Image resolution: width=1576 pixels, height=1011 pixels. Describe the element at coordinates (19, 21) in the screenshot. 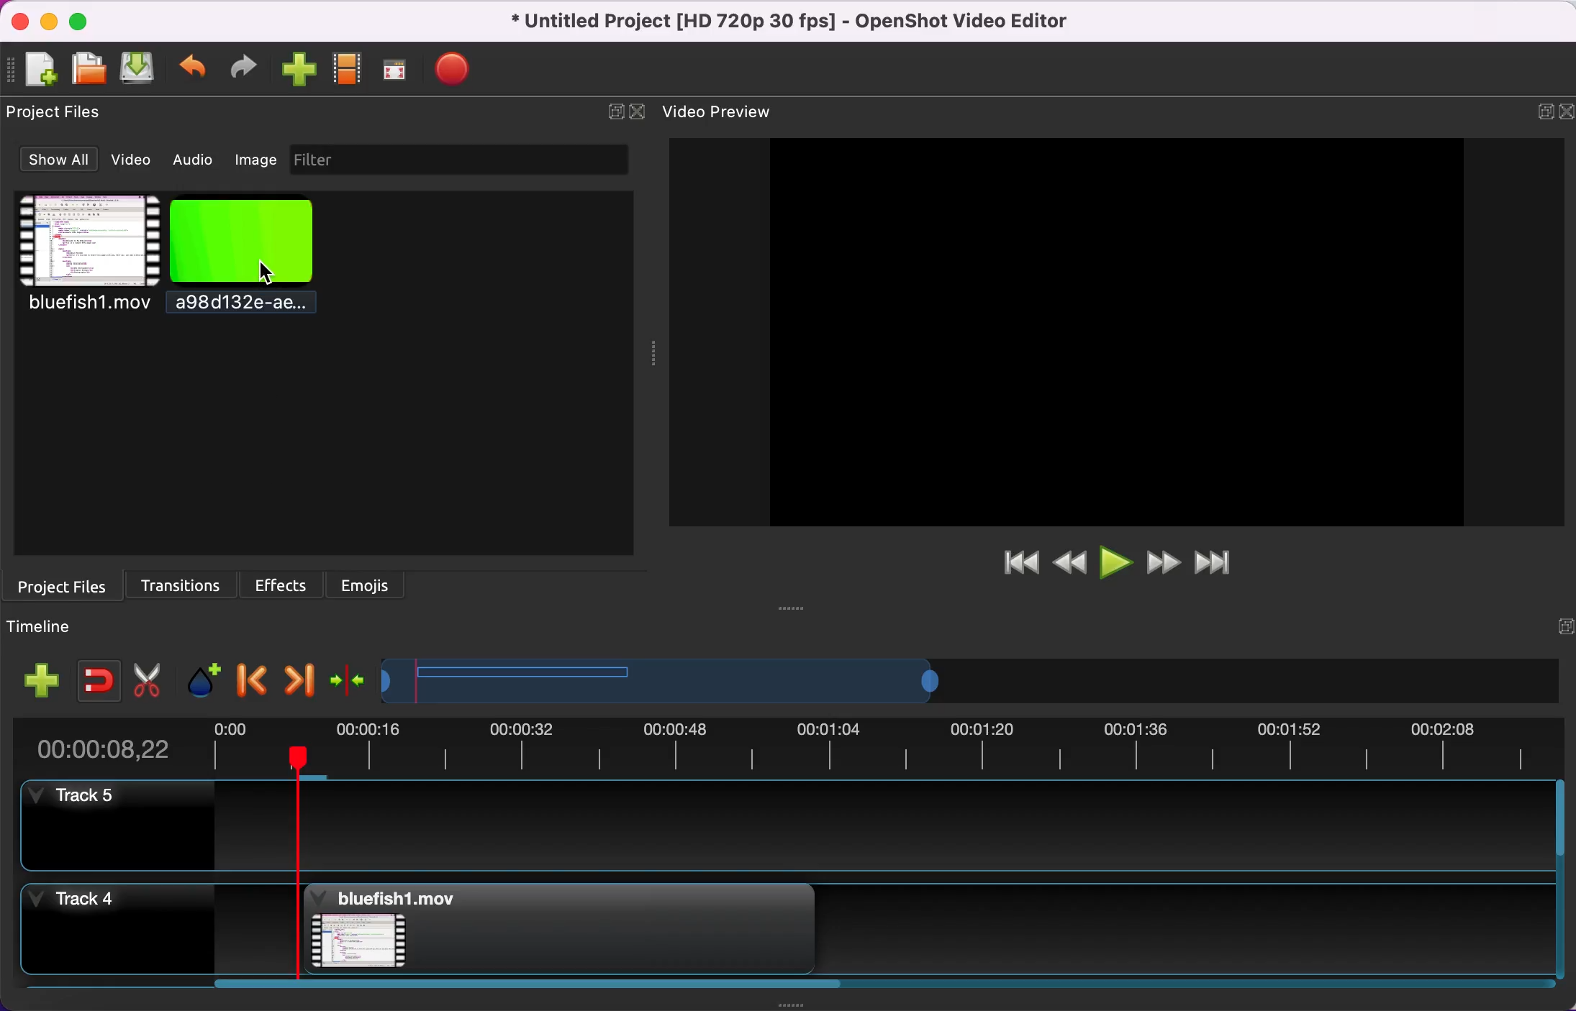

I see `` at that location.